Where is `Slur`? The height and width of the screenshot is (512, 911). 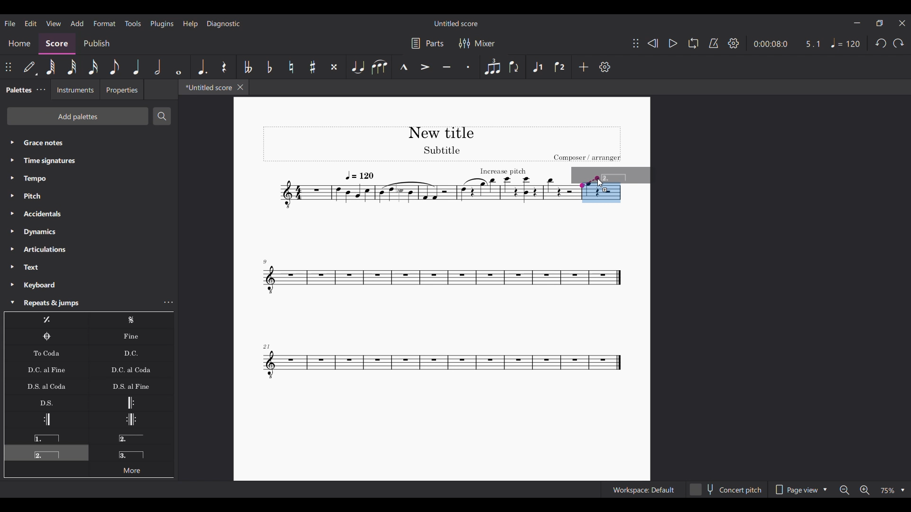
Slur is located at coordinates (380, 67).